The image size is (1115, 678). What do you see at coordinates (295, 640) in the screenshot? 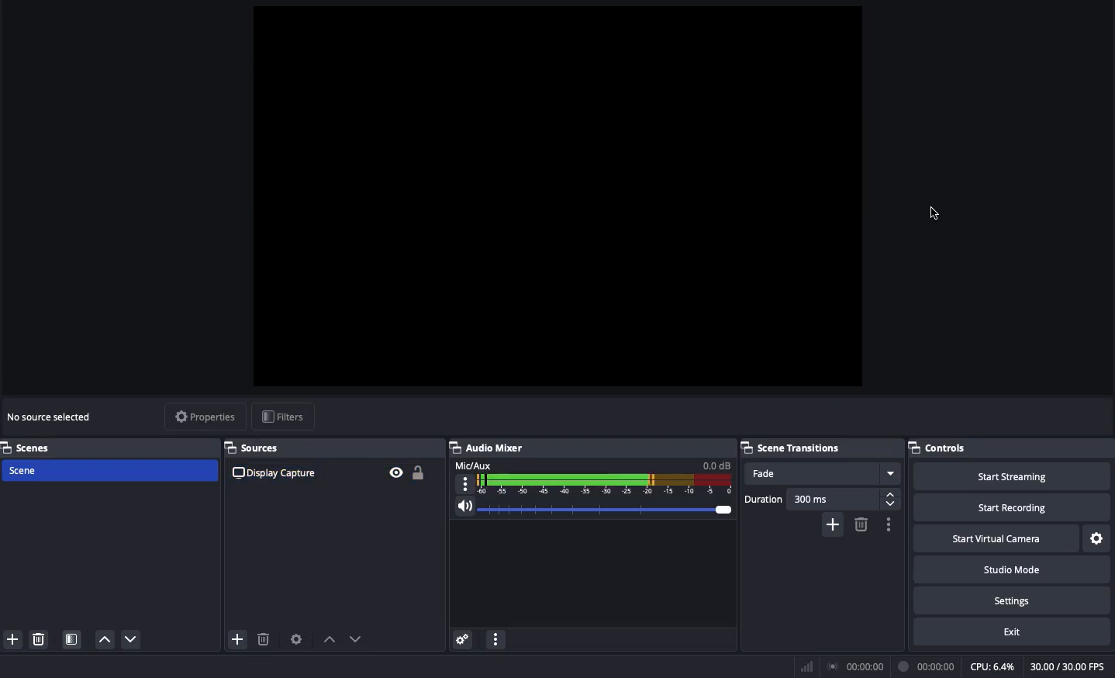
I see `Source properties` at bounding box center [295, 640].